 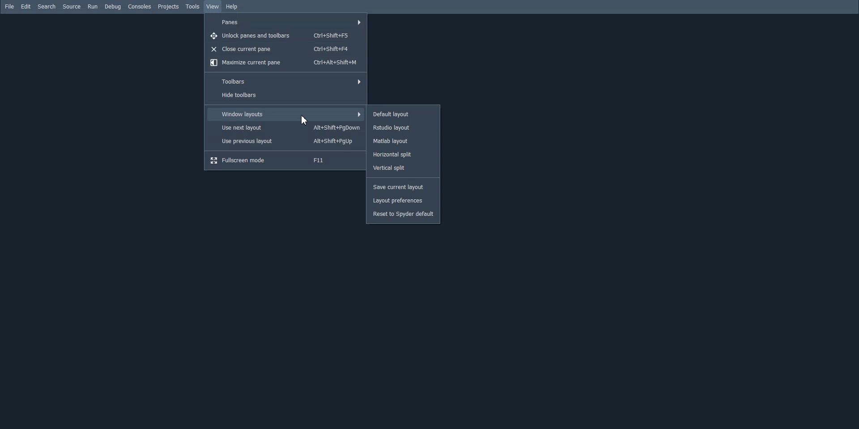 What do you see at coordinates (285, 114) in the screenshot?
I see `Window layout` at bounding box center [285, 114].